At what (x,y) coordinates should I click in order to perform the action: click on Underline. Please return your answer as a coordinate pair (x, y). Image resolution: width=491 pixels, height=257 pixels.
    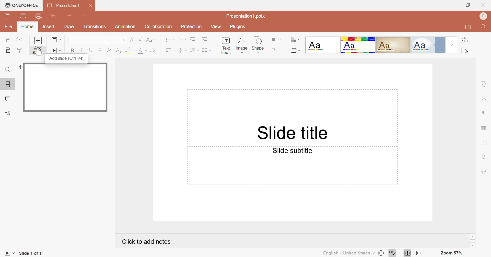
    Looking at the image, I should click on (91, 50).